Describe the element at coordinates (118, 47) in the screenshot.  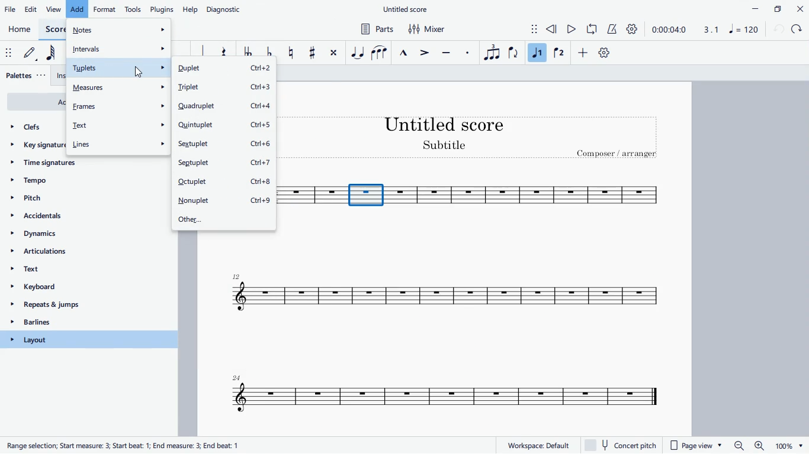
I see `intervals` at that location.